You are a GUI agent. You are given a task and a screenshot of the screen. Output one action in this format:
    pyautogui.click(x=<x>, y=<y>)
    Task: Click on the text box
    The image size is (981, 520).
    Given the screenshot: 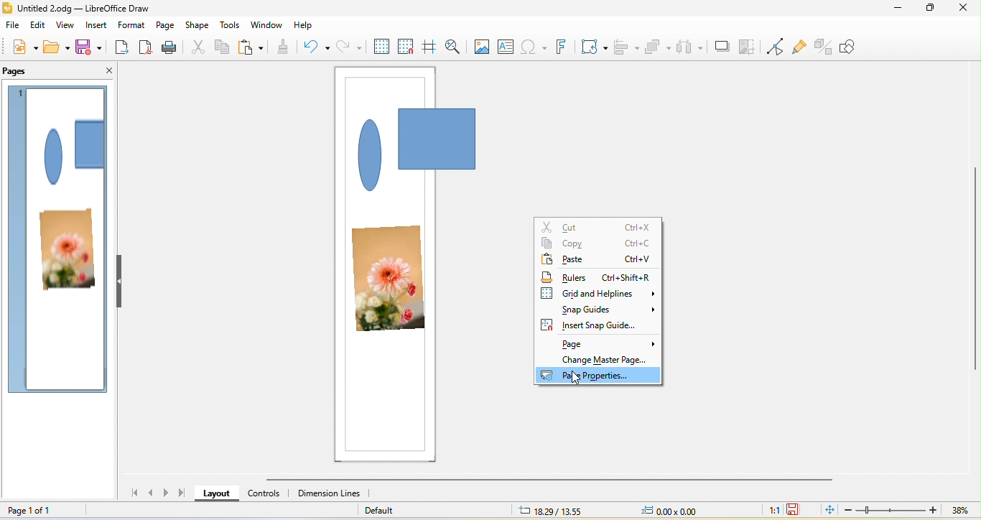 What is the action you would take?
    pyautogui.click(x=508, y=47)
    